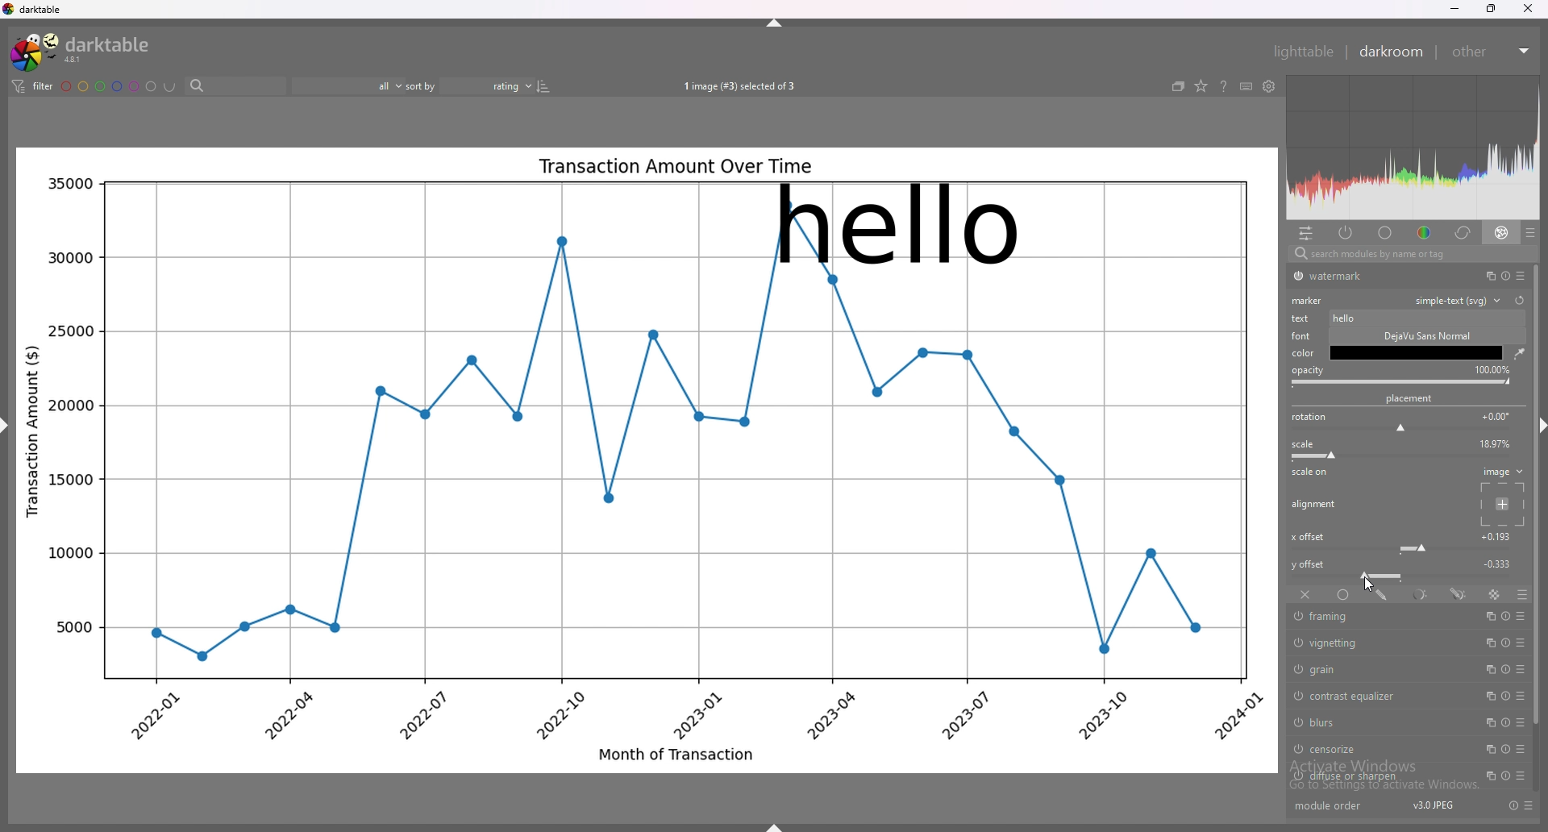 This screenshot has width=1548, height=832. Describe the element at coordinates (1492, 443) in the screenshot. I see `scale percentage` at that location.